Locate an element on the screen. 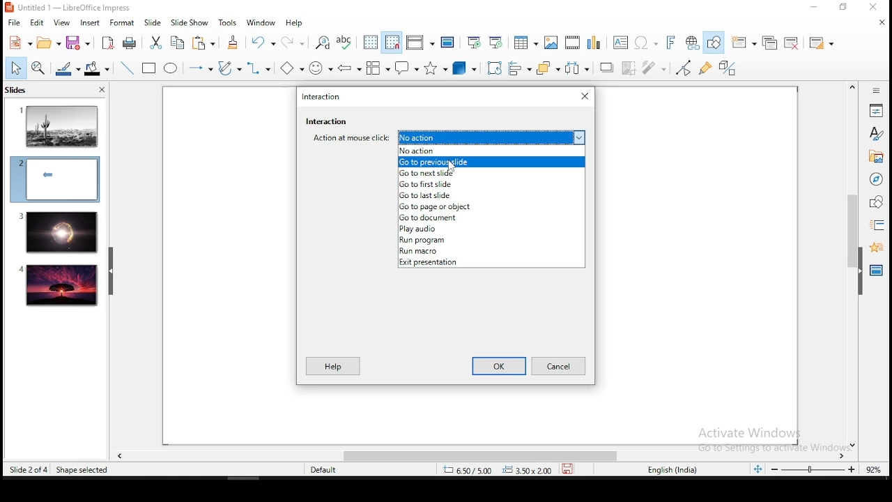  fontwork text is located at coordinates (670, 43).